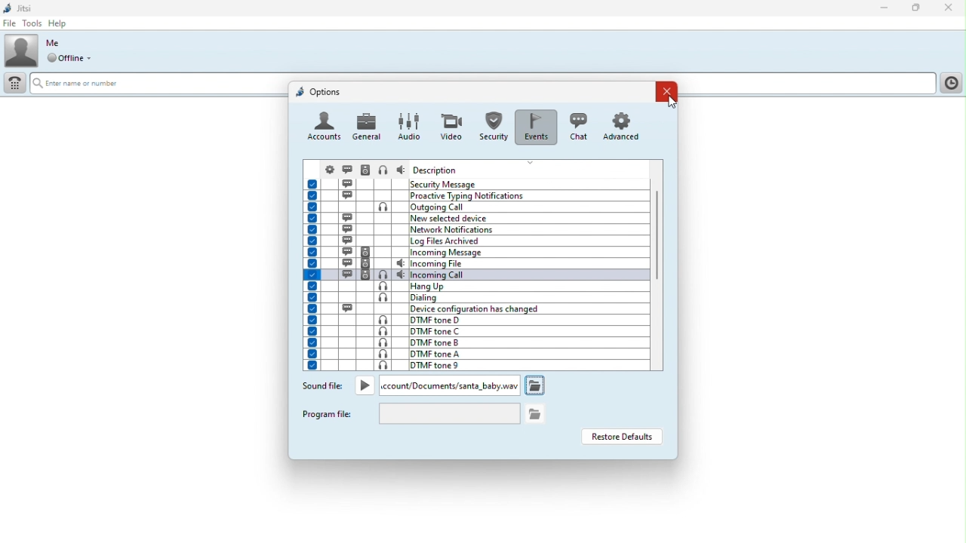  What do you see at coordinates (949, 8) in the screenshot?
I see `Close` at bounding box center [949, 8].